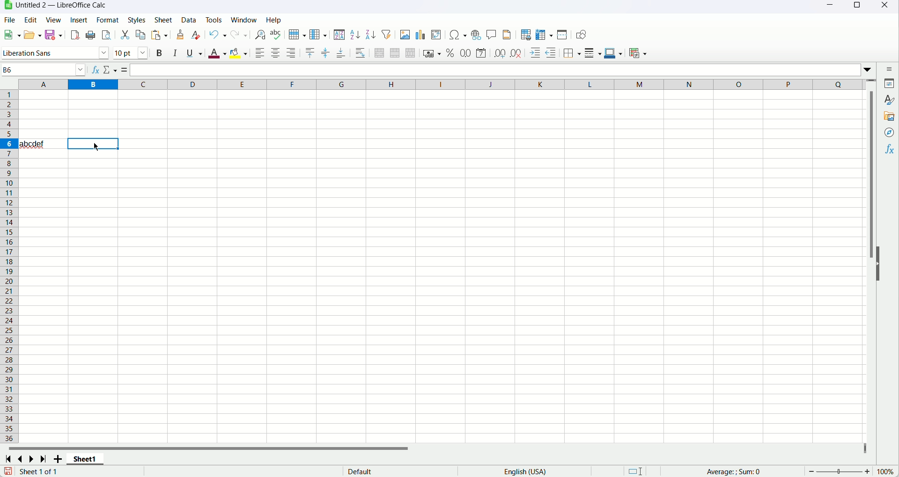 The width and height of the screenshot is (899, 477). Describe the element at coordinates (121, 69) in the screenshot. I see `accept` at that location.